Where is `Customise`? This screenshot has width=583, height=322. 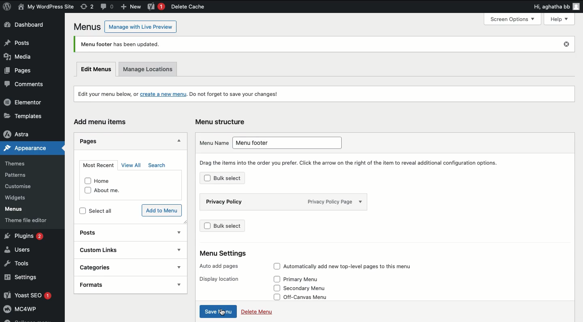
Customise is located at coordinates (17, 187).